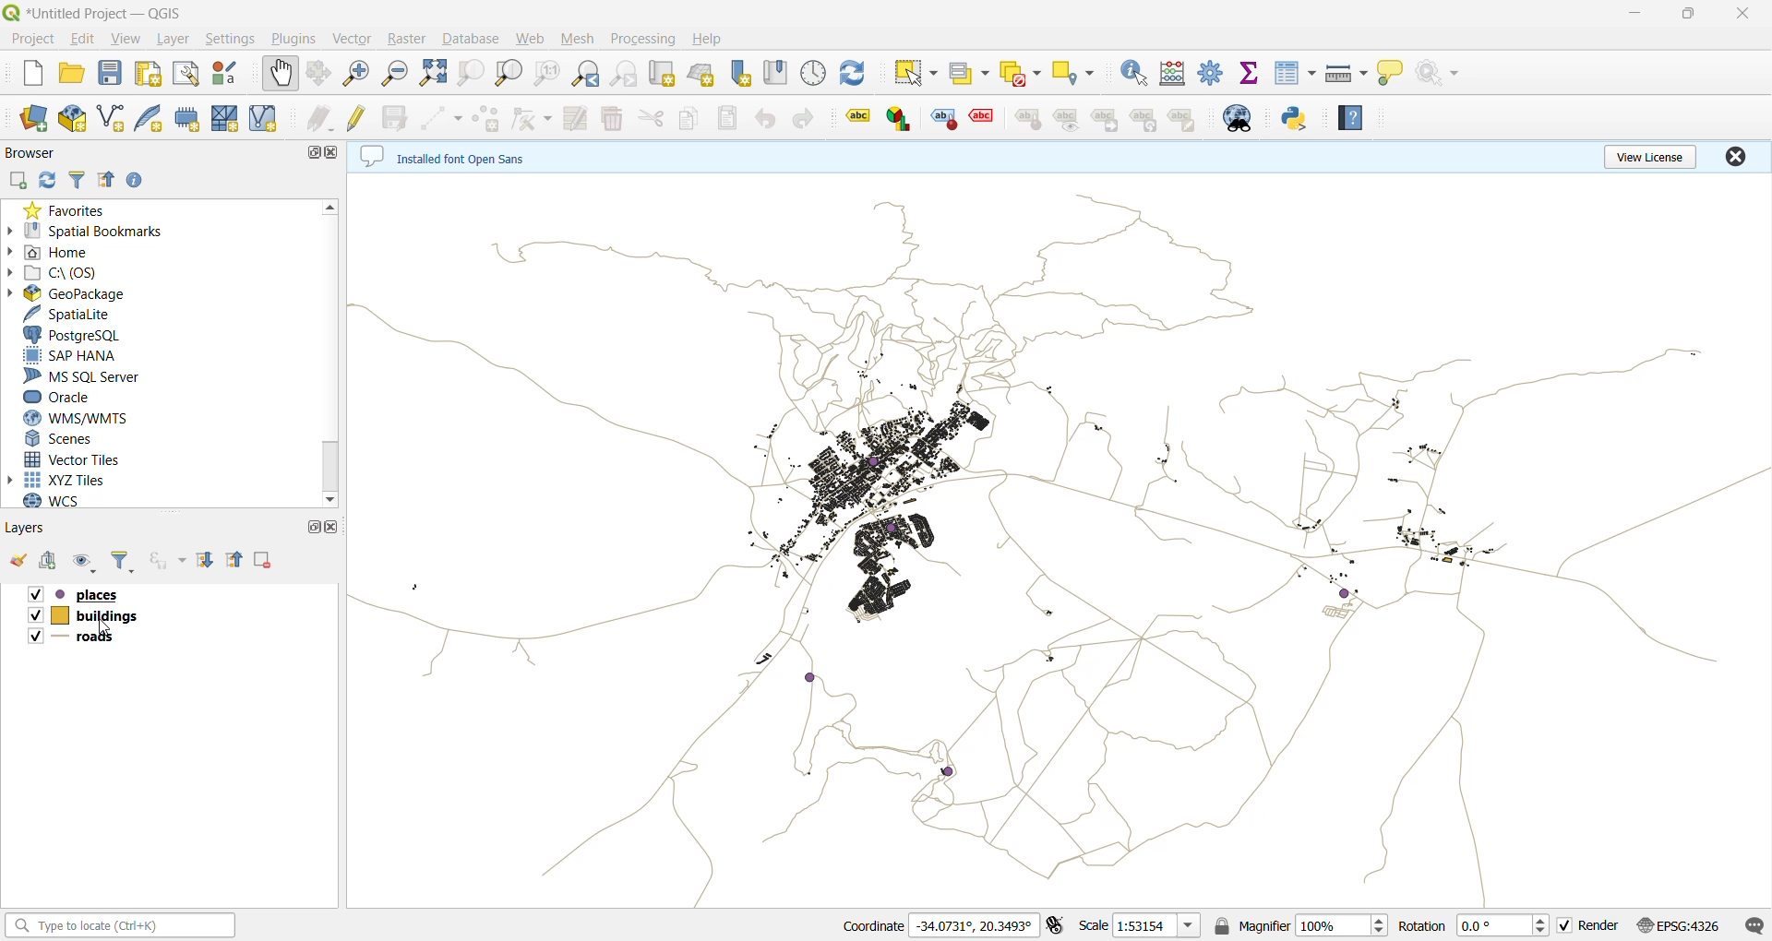 This screenshot has width=1772, height=941. I want to click on view license, so click(1650, 155).